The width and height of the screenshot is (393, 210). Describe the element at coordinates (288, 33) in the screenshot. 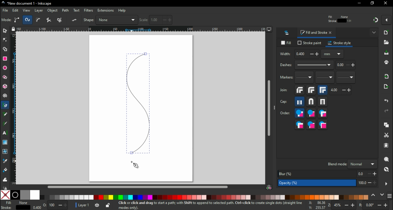

I see `layers and objects` at that location.